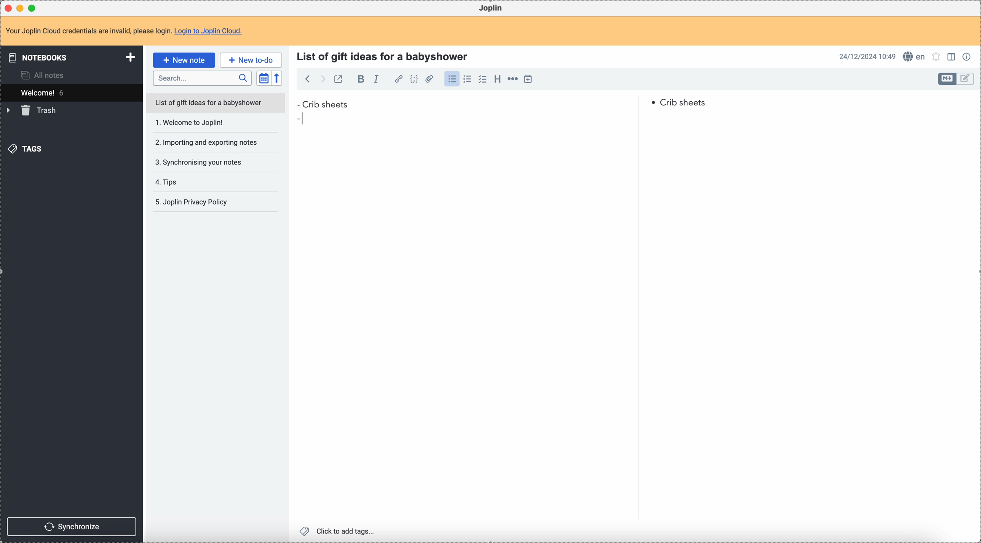  What do you see at coordinates (483, 80) in the screenshot?
I see `checklist` at bounding box center [483, 80].